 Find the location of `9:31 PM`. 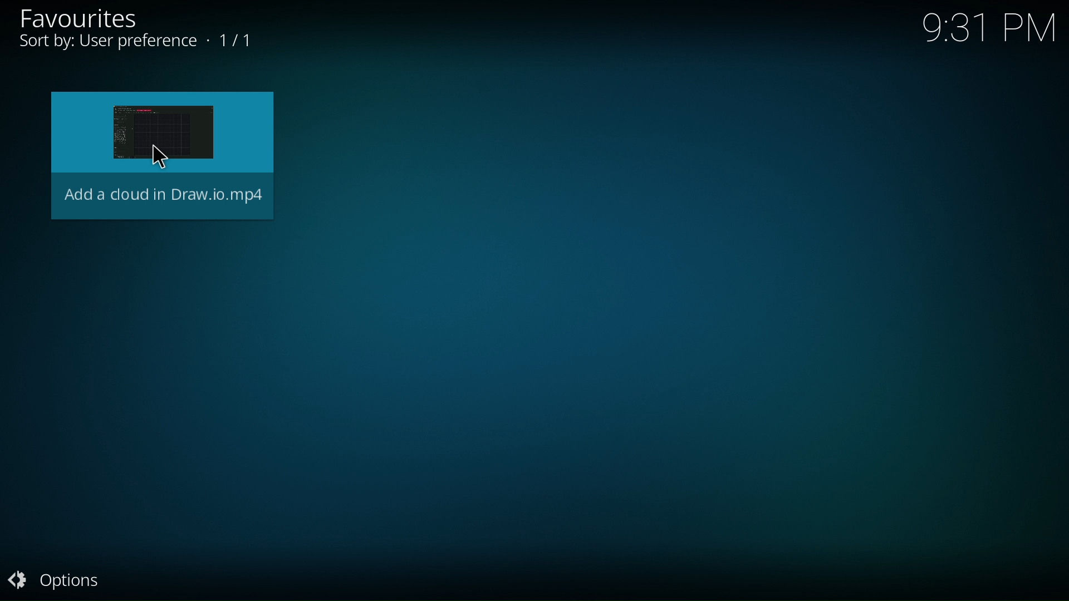

9:31 PM is located at coordinates (989, 29).